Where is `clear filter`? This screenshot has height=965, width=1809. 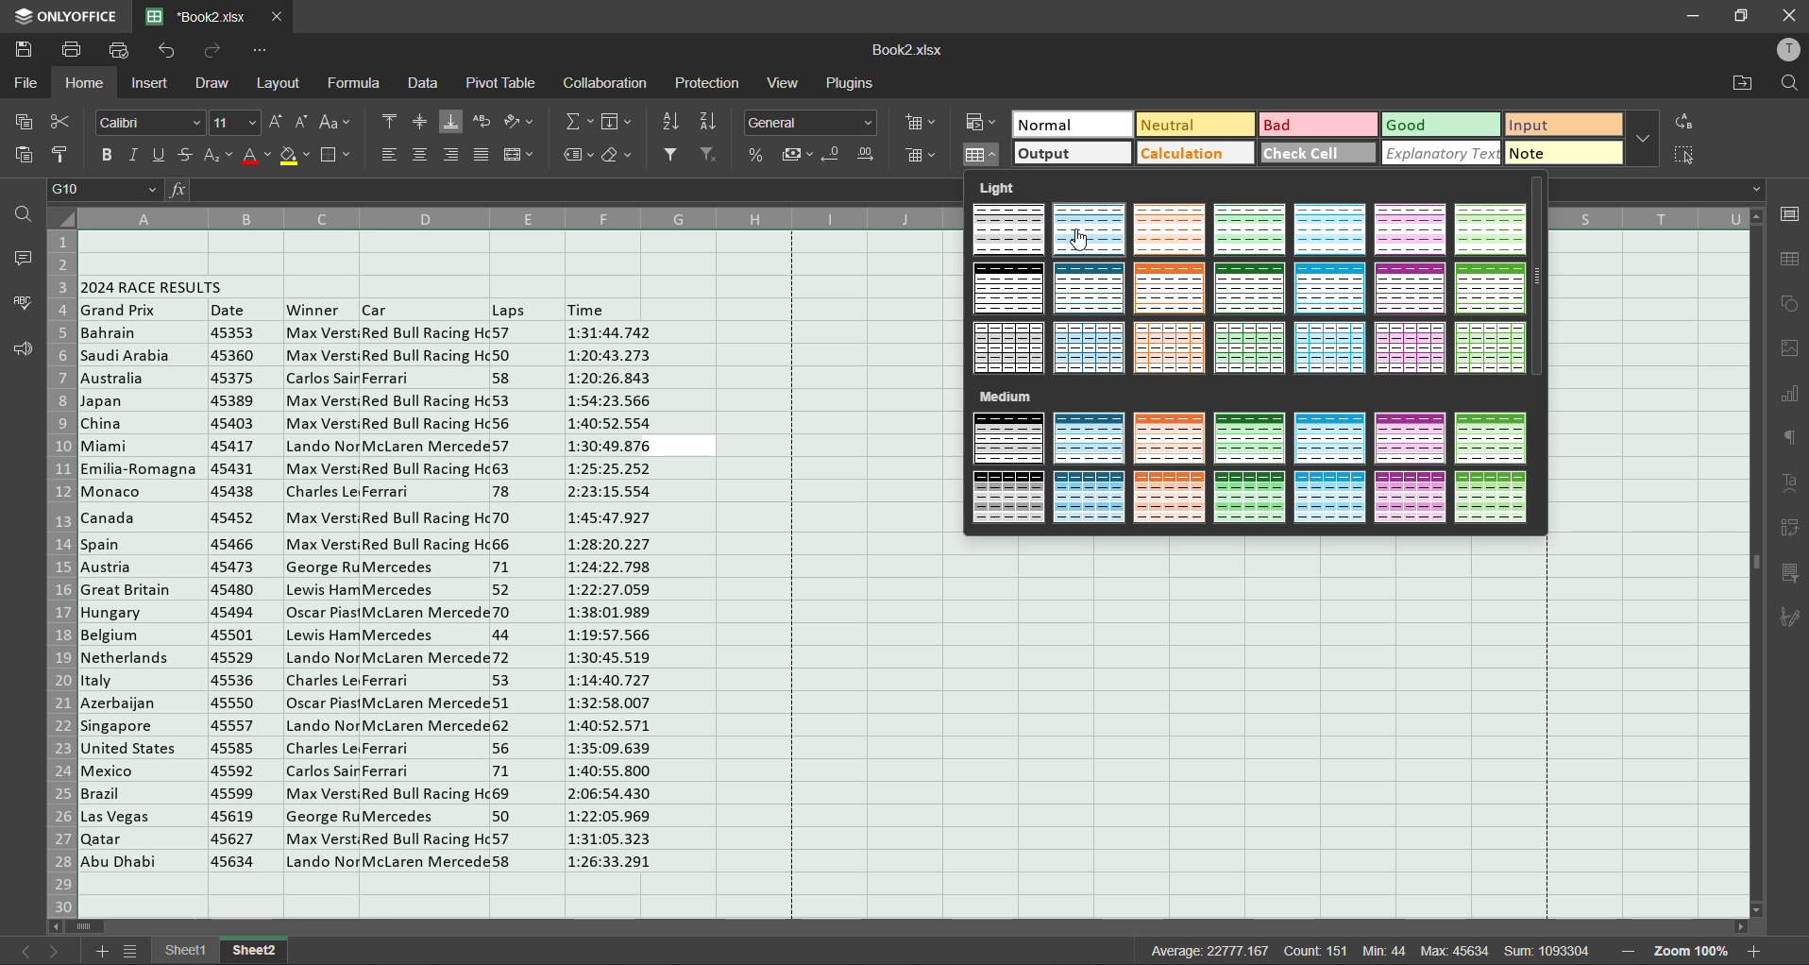 clear filter is located at coordinates (709, 153).